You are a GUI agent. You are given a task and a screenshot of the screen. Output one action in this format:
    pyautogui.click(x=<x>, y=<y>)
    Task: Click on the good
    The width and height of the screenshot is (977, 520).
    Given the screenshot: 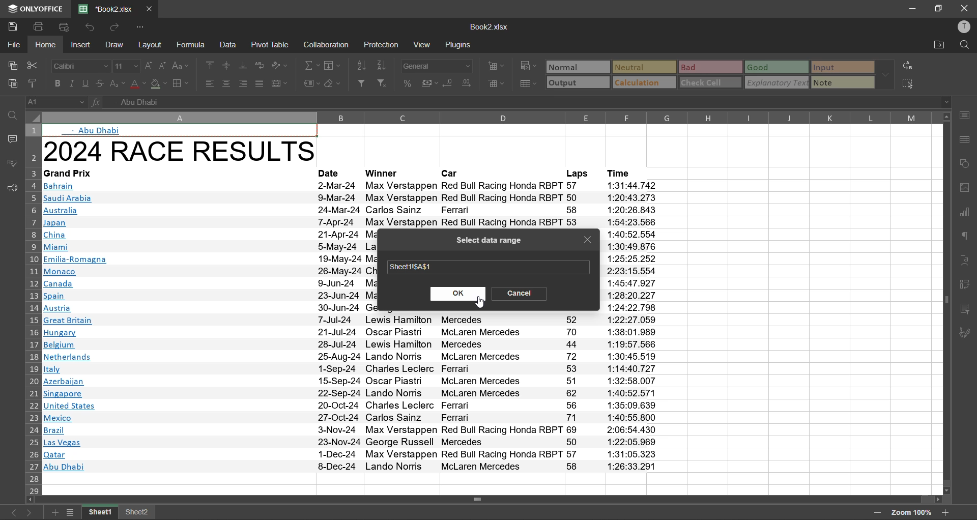 What is the action you would take?
    pyautogui.click(x=763, y=67)
    